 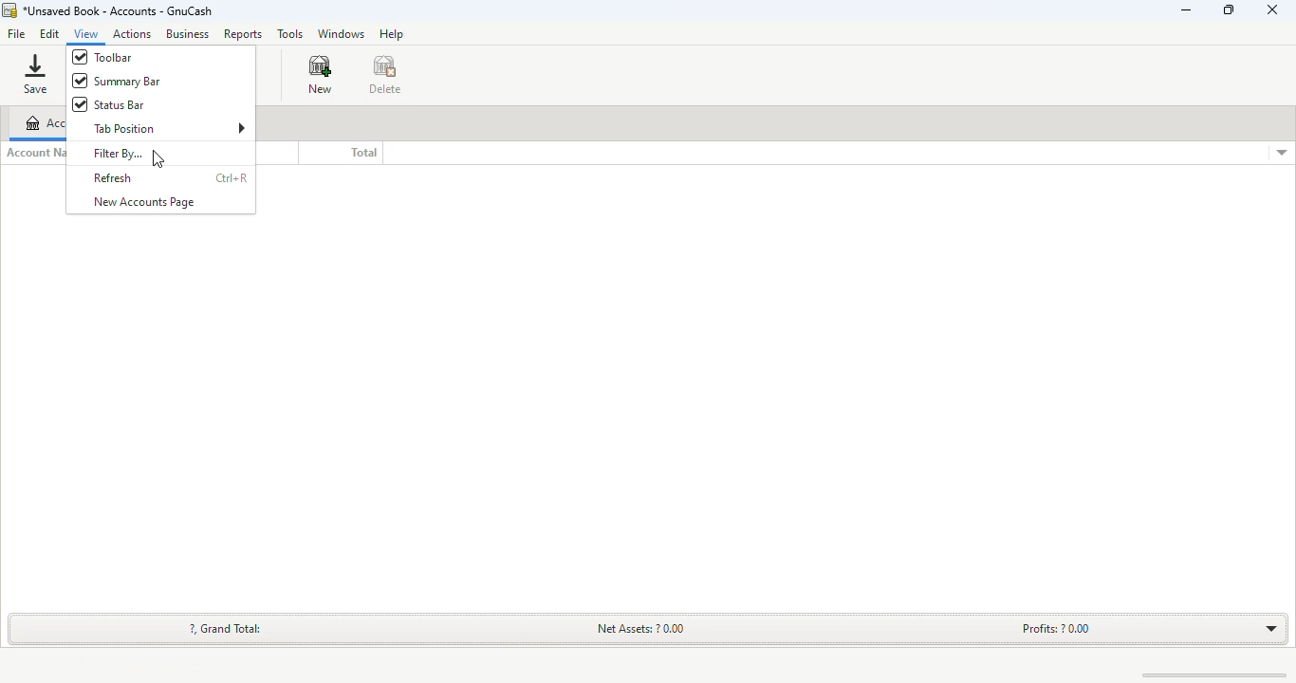 What do you see at coordinates (1272, 10) in the screenshot?
I see `close` at bounding box center [1272, 10].